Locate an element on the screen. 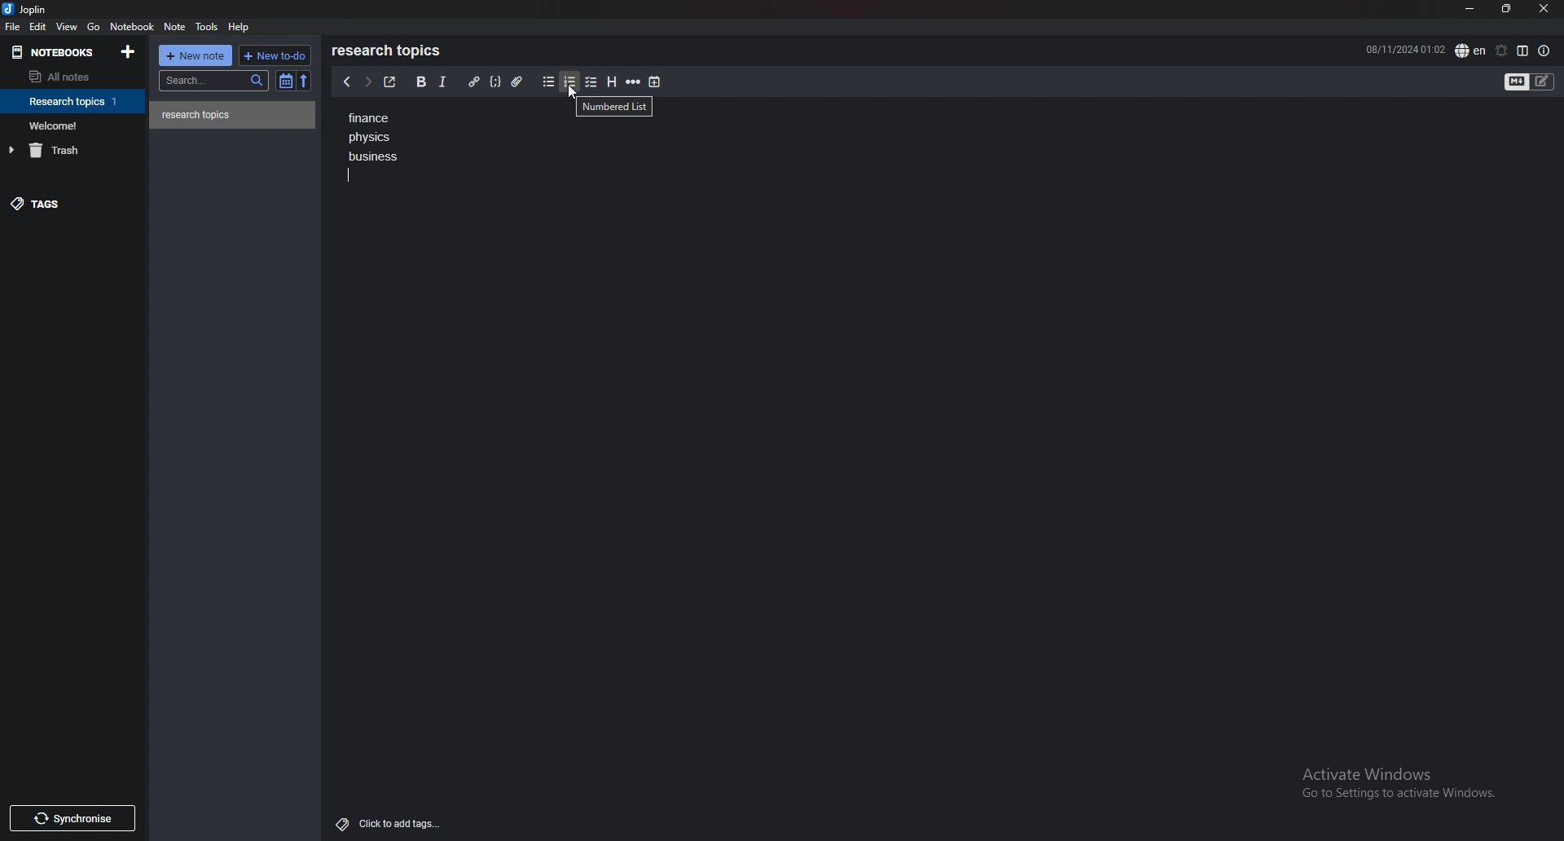 This screenshot has width=1564, height=841. note is located at coordinates (233, 115).